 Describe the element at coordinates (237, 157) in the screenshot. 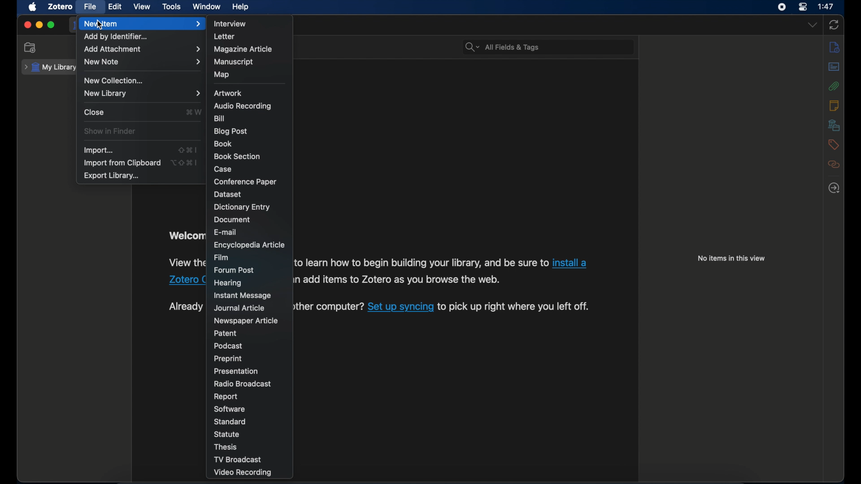

I see `book section` at that location.